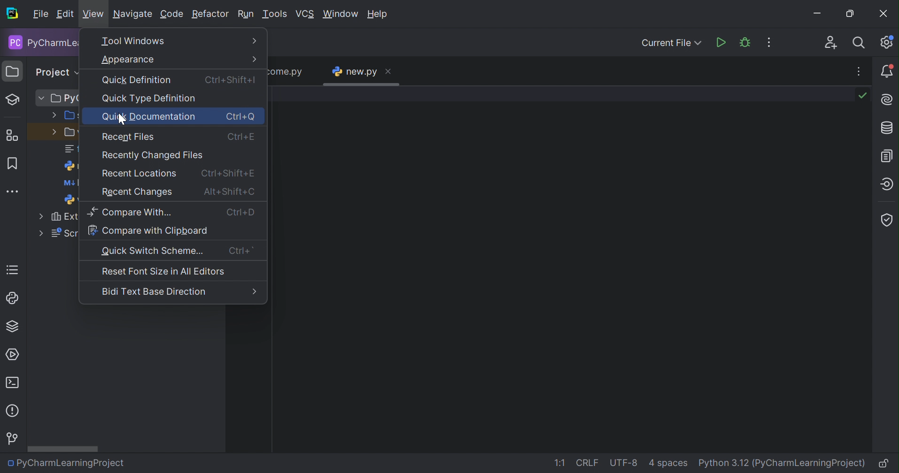 This screenshot has height=473, width=899. I want to click on Python 3.12 (PyCharmLearningProject), so click(784, 463).